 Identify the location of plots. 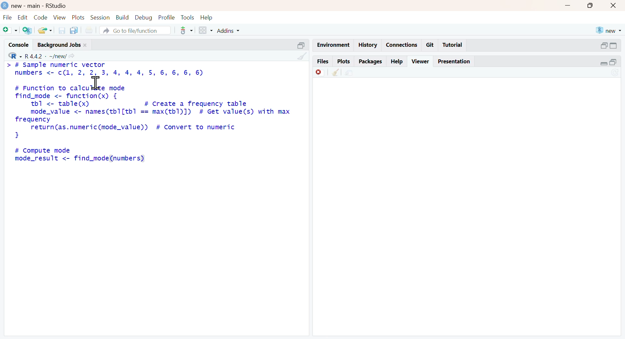
(79, 17).